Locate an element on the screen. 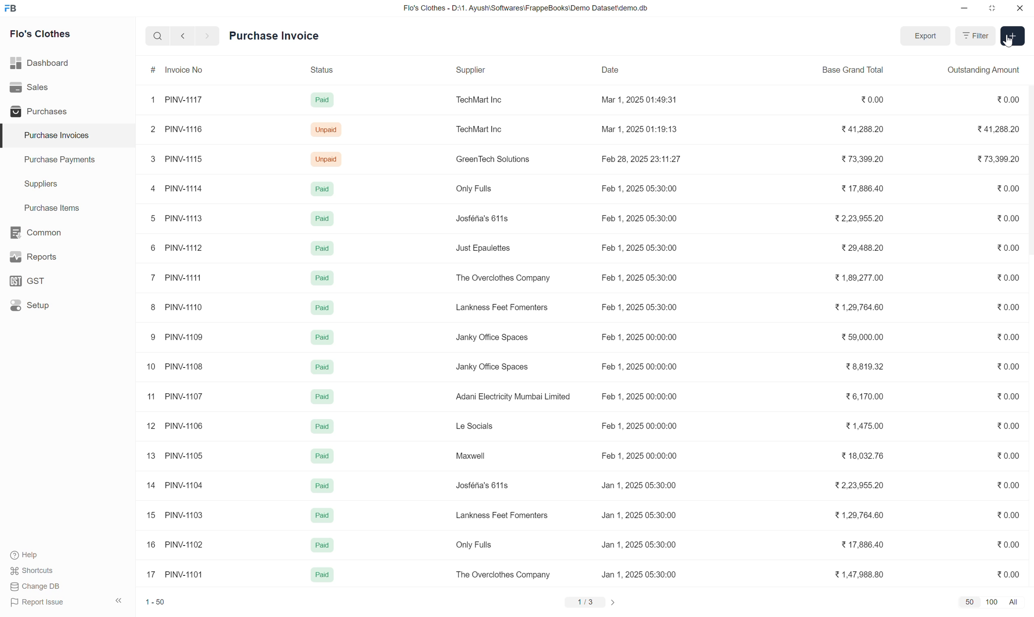 This screenshot has height=617, width=1034. 3 PINV-1115 is located at coordinates (177, 159).